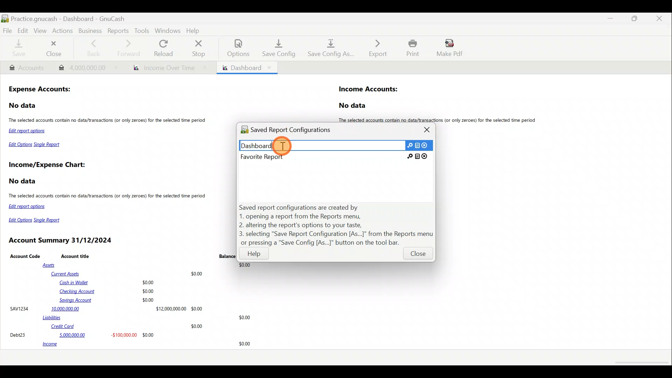  What do you see at coordinates (106, 308) in the screenshot?
I see `SAVI234 10,000,000.00 $12,000,00000 $0.00` at bounding box center [106, 308].